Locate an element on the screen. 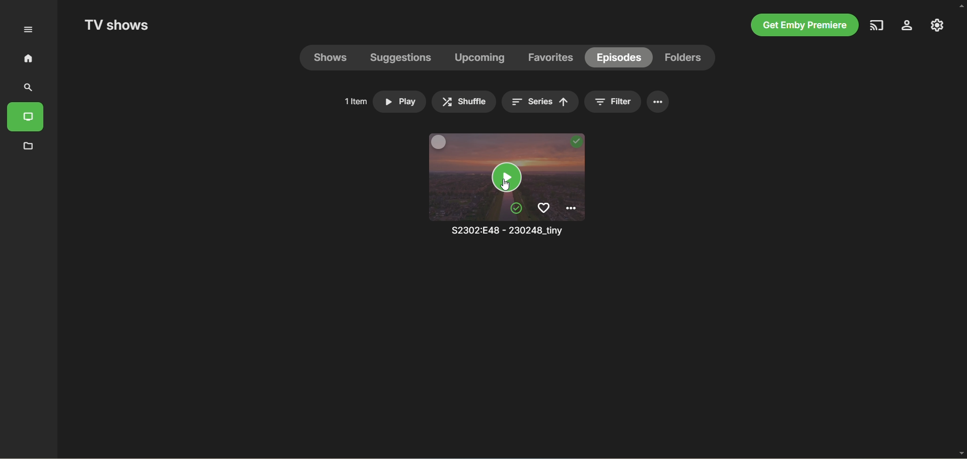 The image size is (967, 459). folders is located at coordinates (683, 58).